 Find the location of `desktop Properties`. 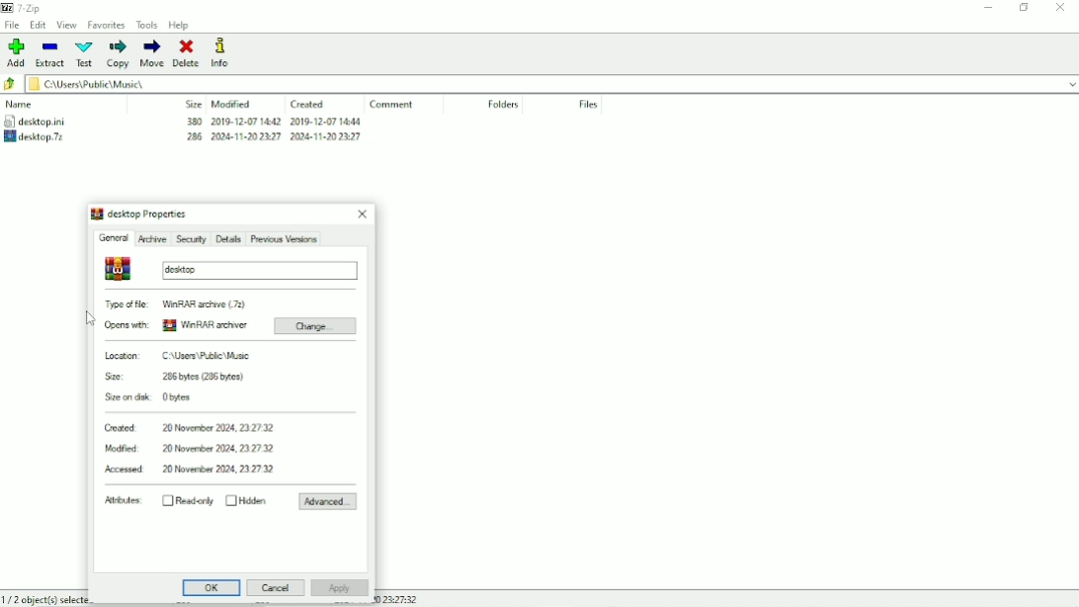

desktop Properties is located at coordinates (138, 214).